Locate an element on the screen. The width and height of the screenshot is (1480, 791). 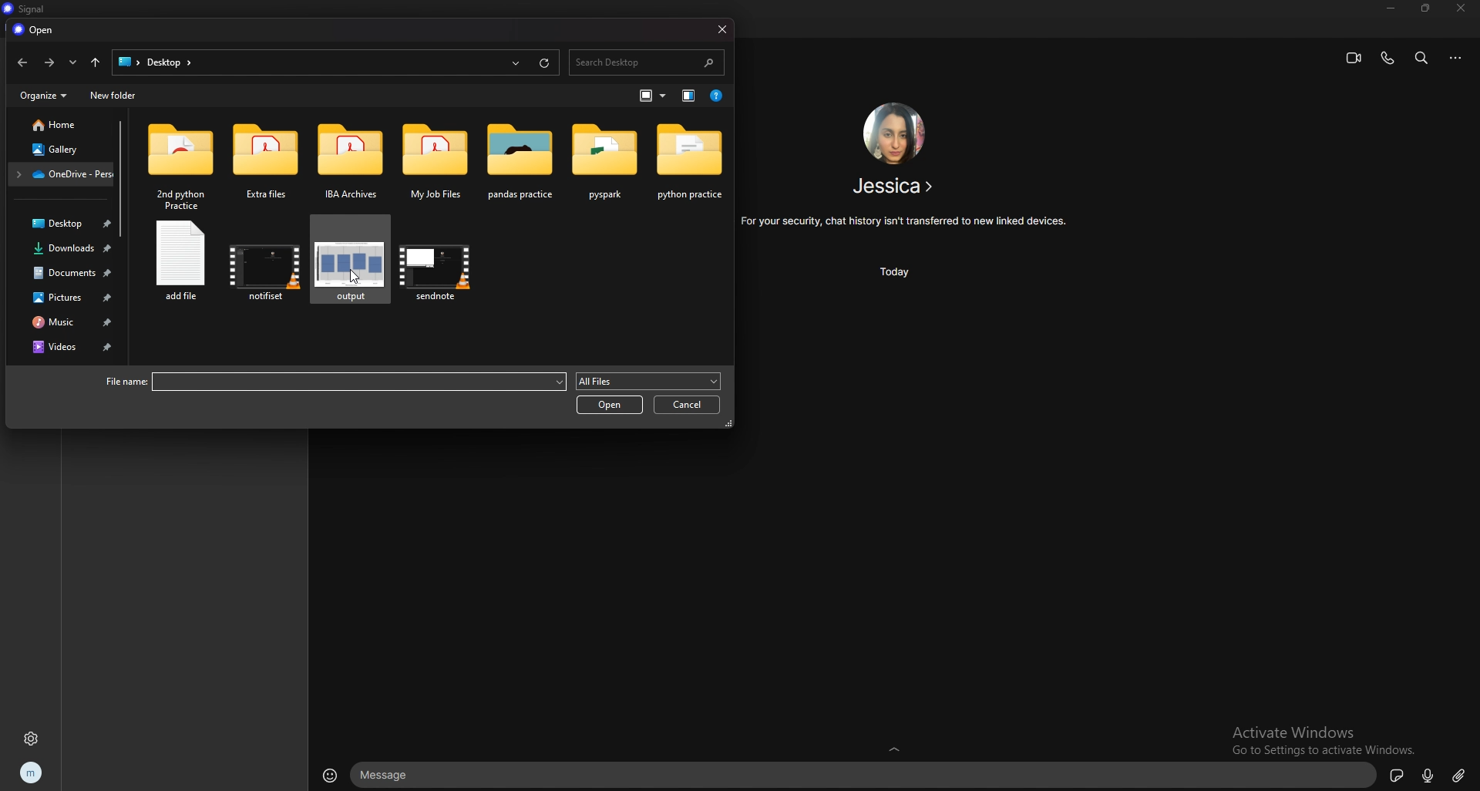
new folder is located at coordinates (113, 96).